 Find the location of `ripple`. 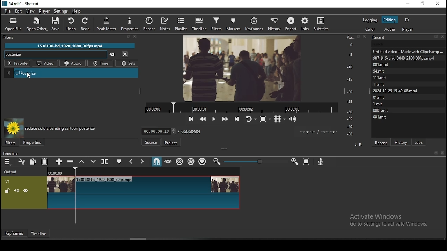

ripple is located at coordinates (179, 162).